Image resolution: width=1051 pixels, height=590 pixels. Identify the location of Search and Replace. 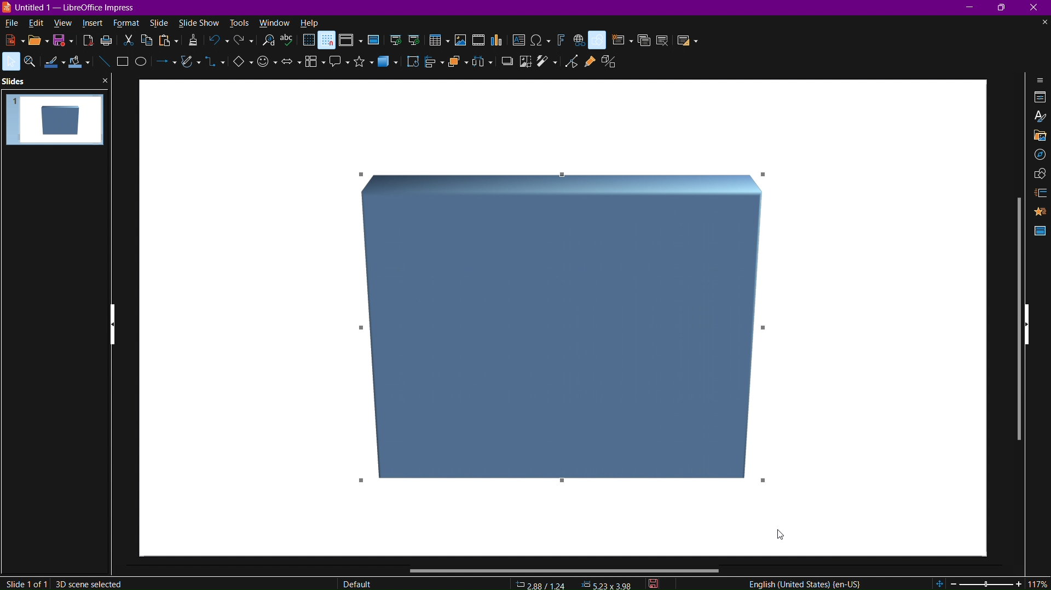
(270, 43).